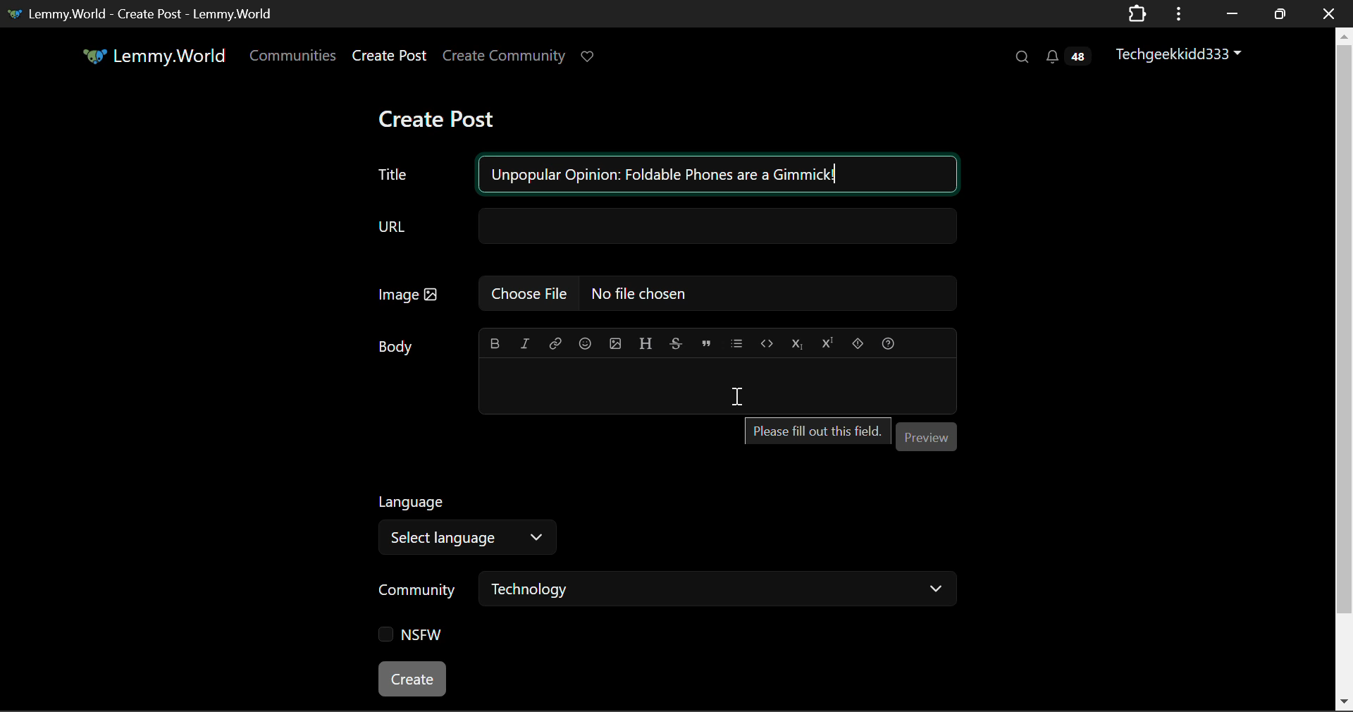 Image resolution: width=1353 pixels, height=712 pixels. Describe the element at coordinates (1230, 13) in the screenshot. I see `Restore Down` at that location.